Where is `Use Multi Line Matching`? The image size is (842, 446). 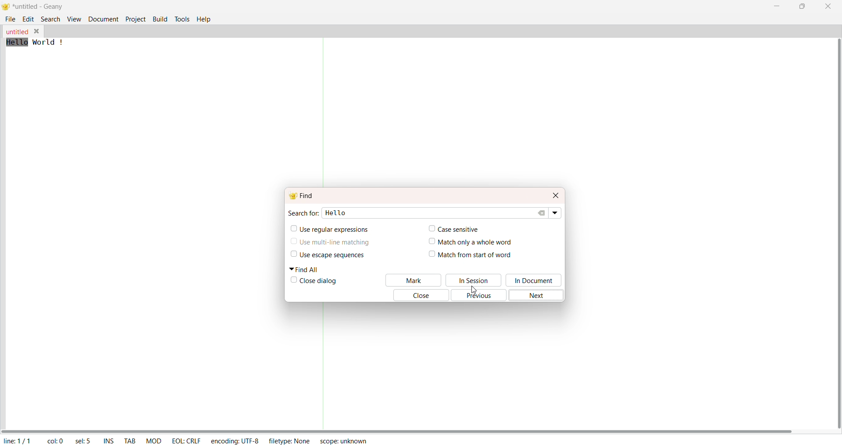
Use Multi Line Matching is located at coordinates (335, 244).